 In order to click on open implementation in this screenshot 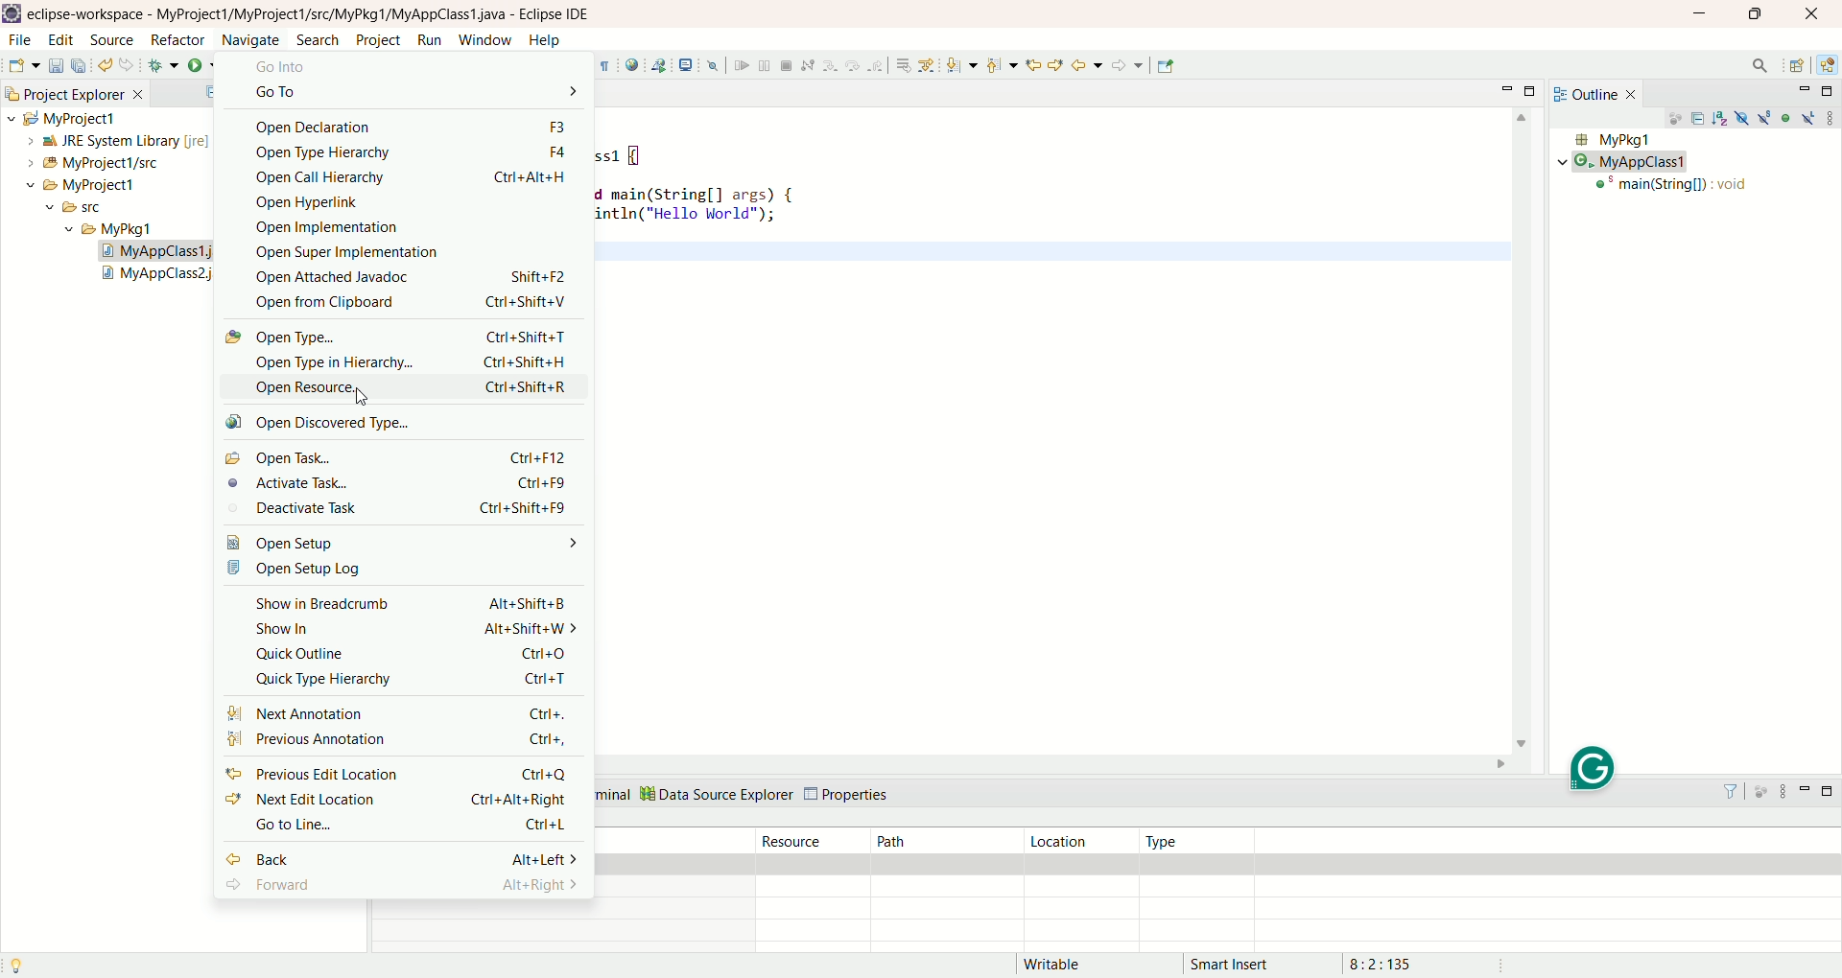, I will do `click(408, 227)`.